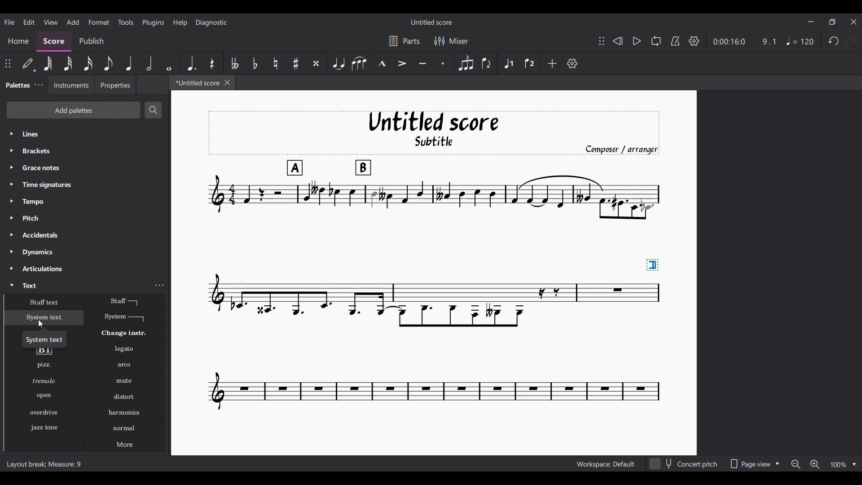  What do you see at coordinates (51, 22) in the screenshot?
I see `View menu` at bounding box center [51, 22].